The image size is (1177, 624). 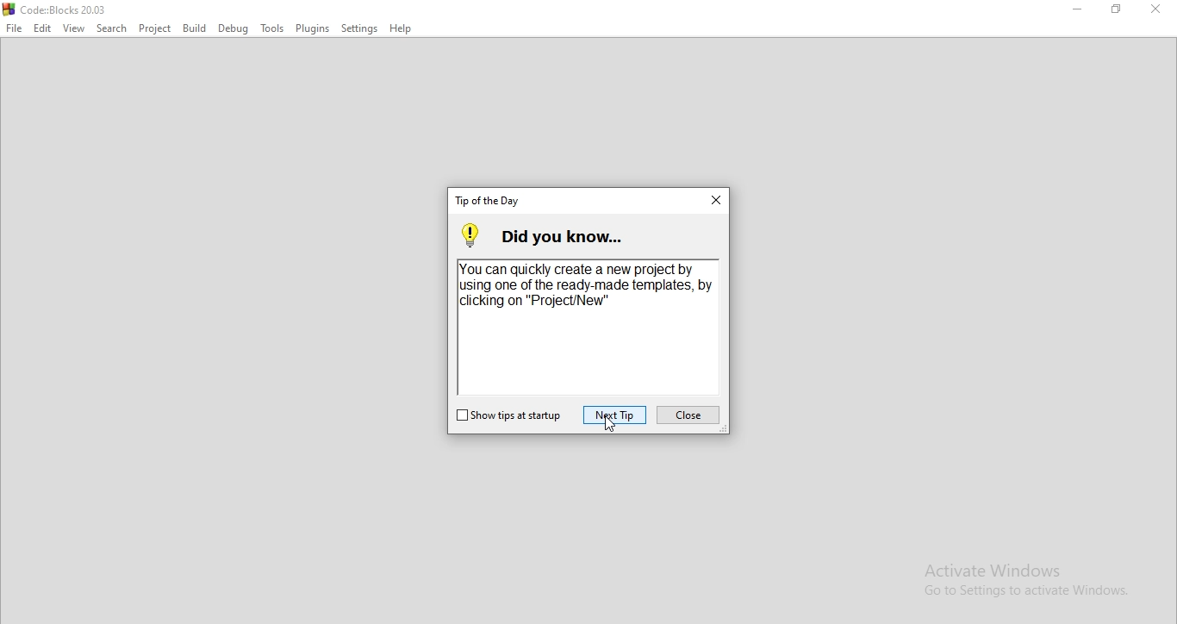 I want to click on View , so click(x=74, y=28).